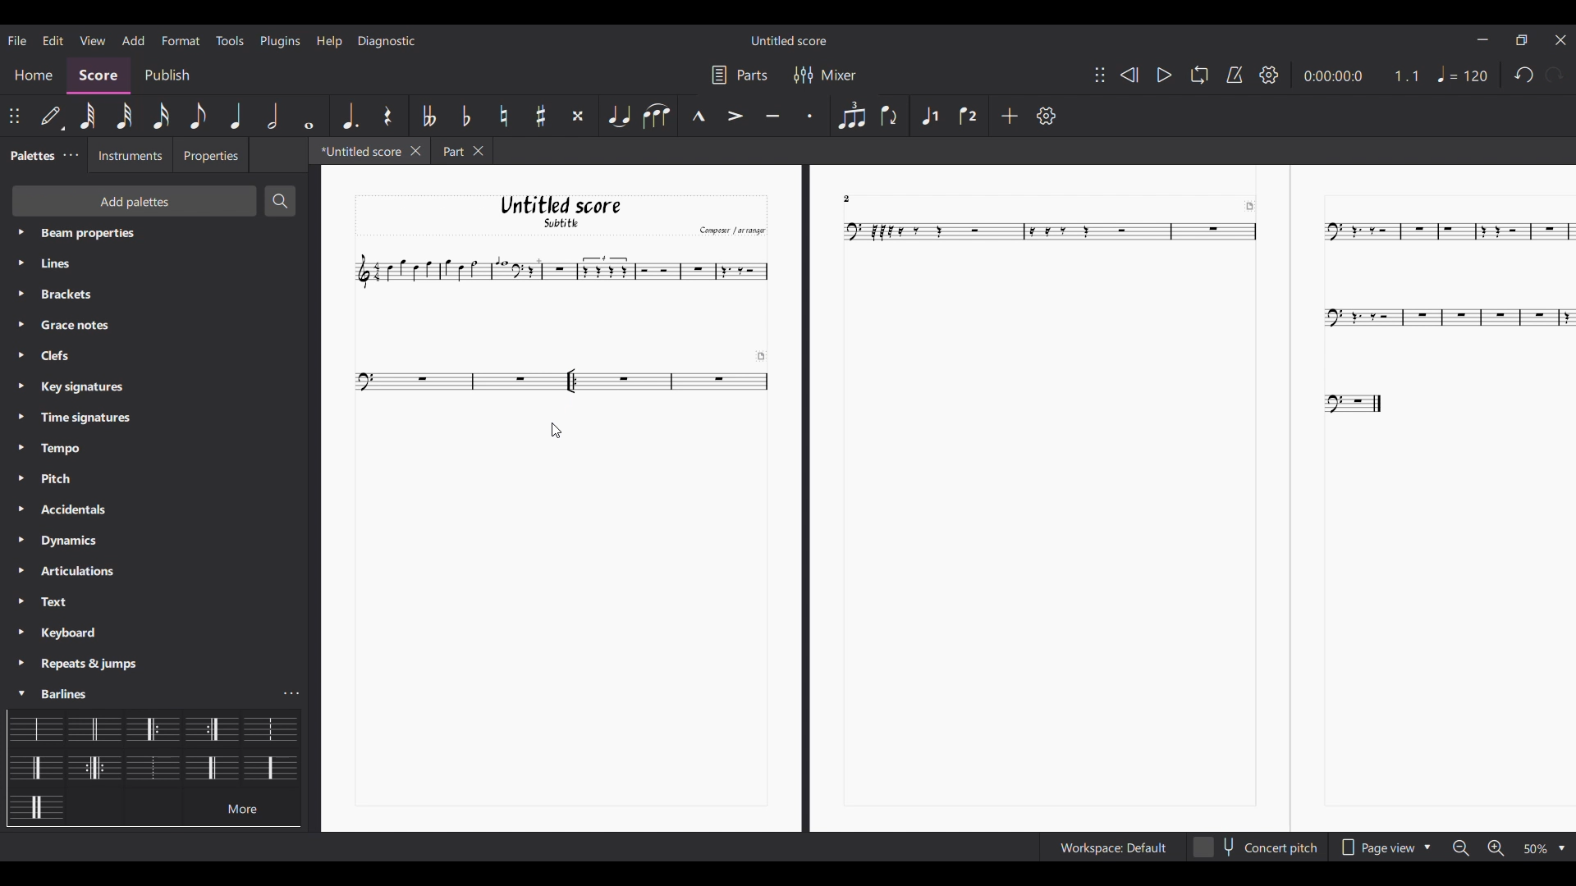 This screenshot has width=1576, height=886. What do you see at coordinates (33, 75) in the screenshot?
I see `Home section` at bounding box center [33, 75].